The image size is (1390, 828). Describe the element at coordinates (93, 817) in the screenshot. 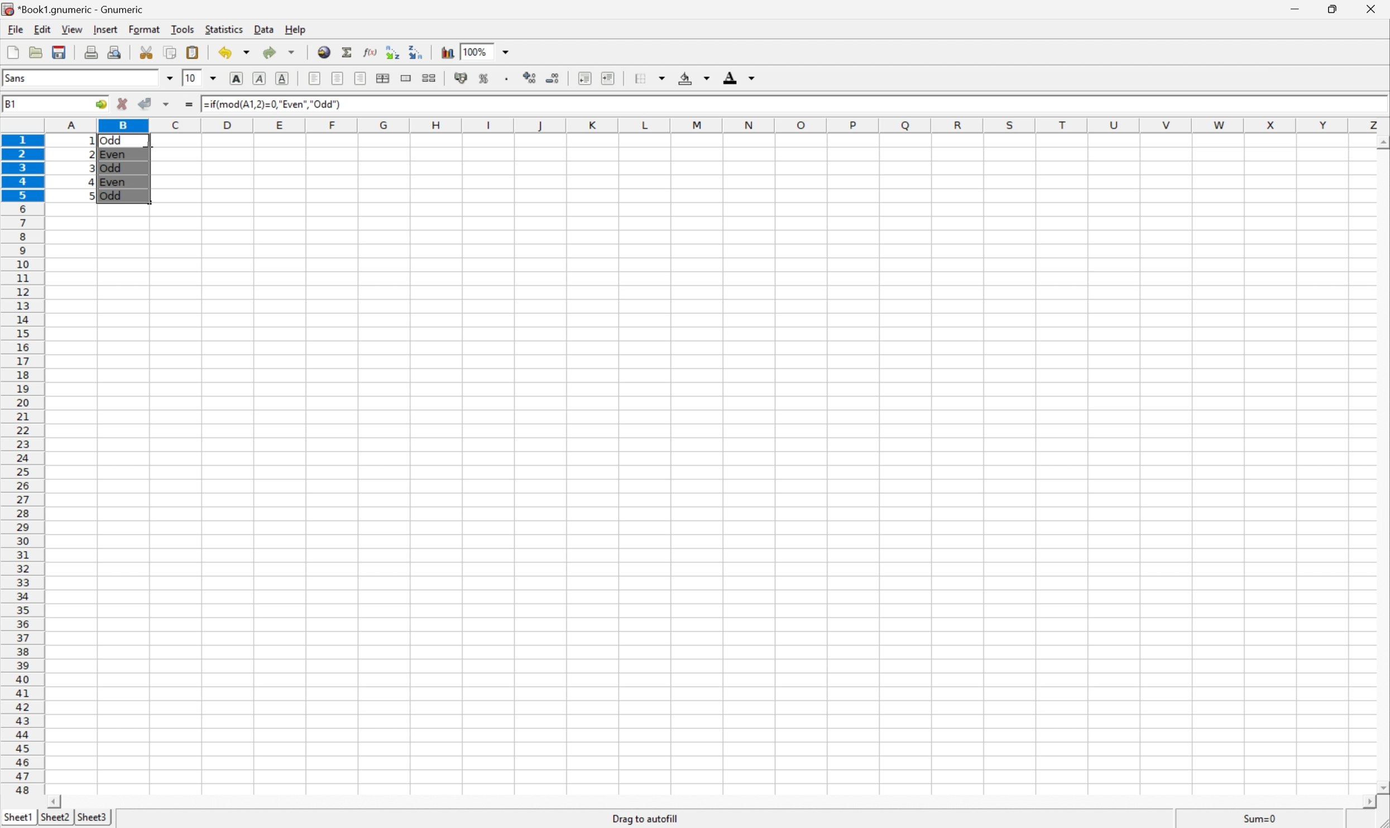

I see `Sheet3` at that location.